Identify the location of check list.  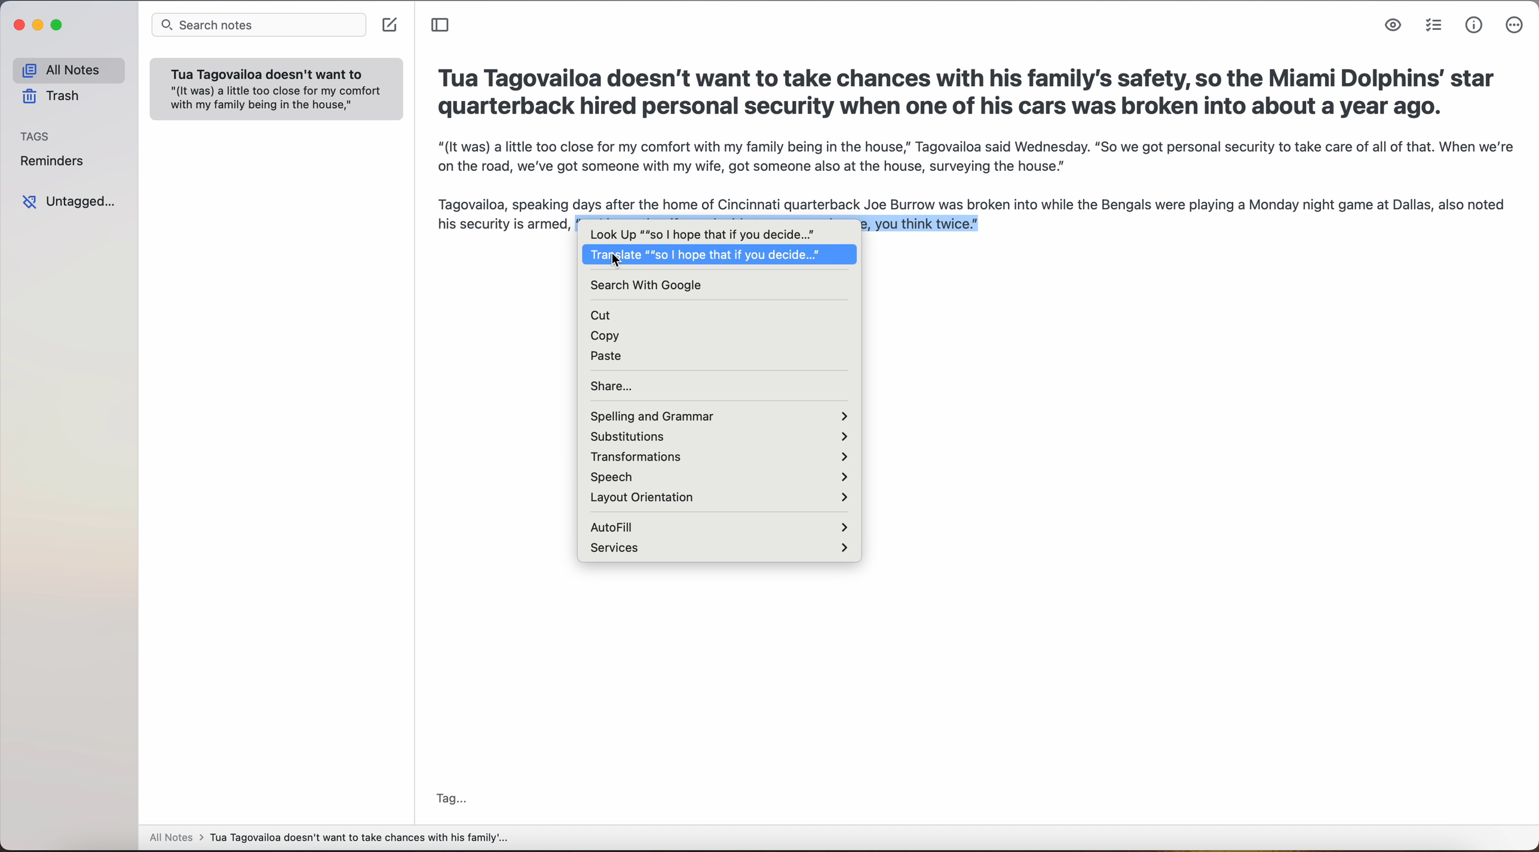
(1434, 27).